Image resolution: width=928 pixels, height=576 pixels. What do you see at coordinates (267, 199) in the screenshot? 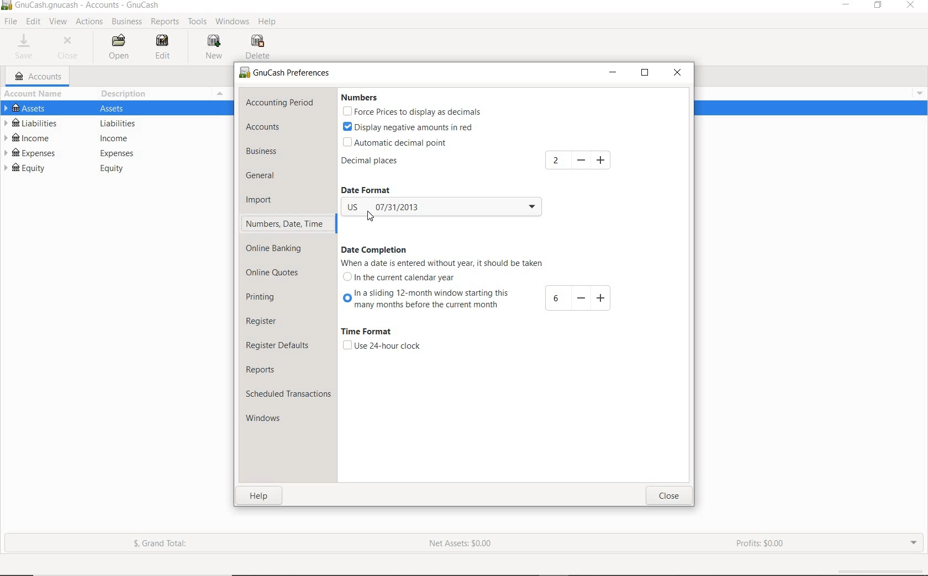
I see `import` at bounding box center [267, 199].